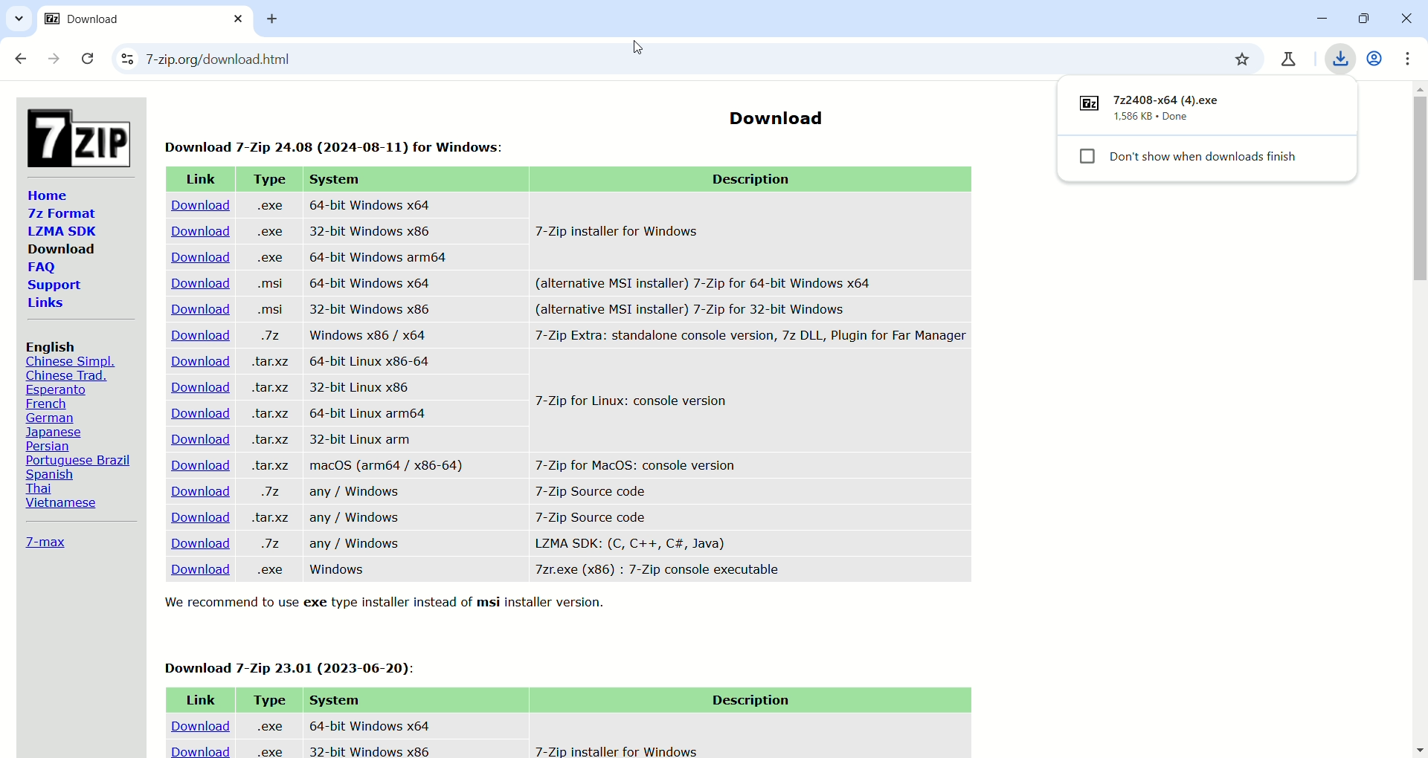  Describe the element at coordinates (366, 438) in the screenshot. I see `32-bit Linux arm` at that location.